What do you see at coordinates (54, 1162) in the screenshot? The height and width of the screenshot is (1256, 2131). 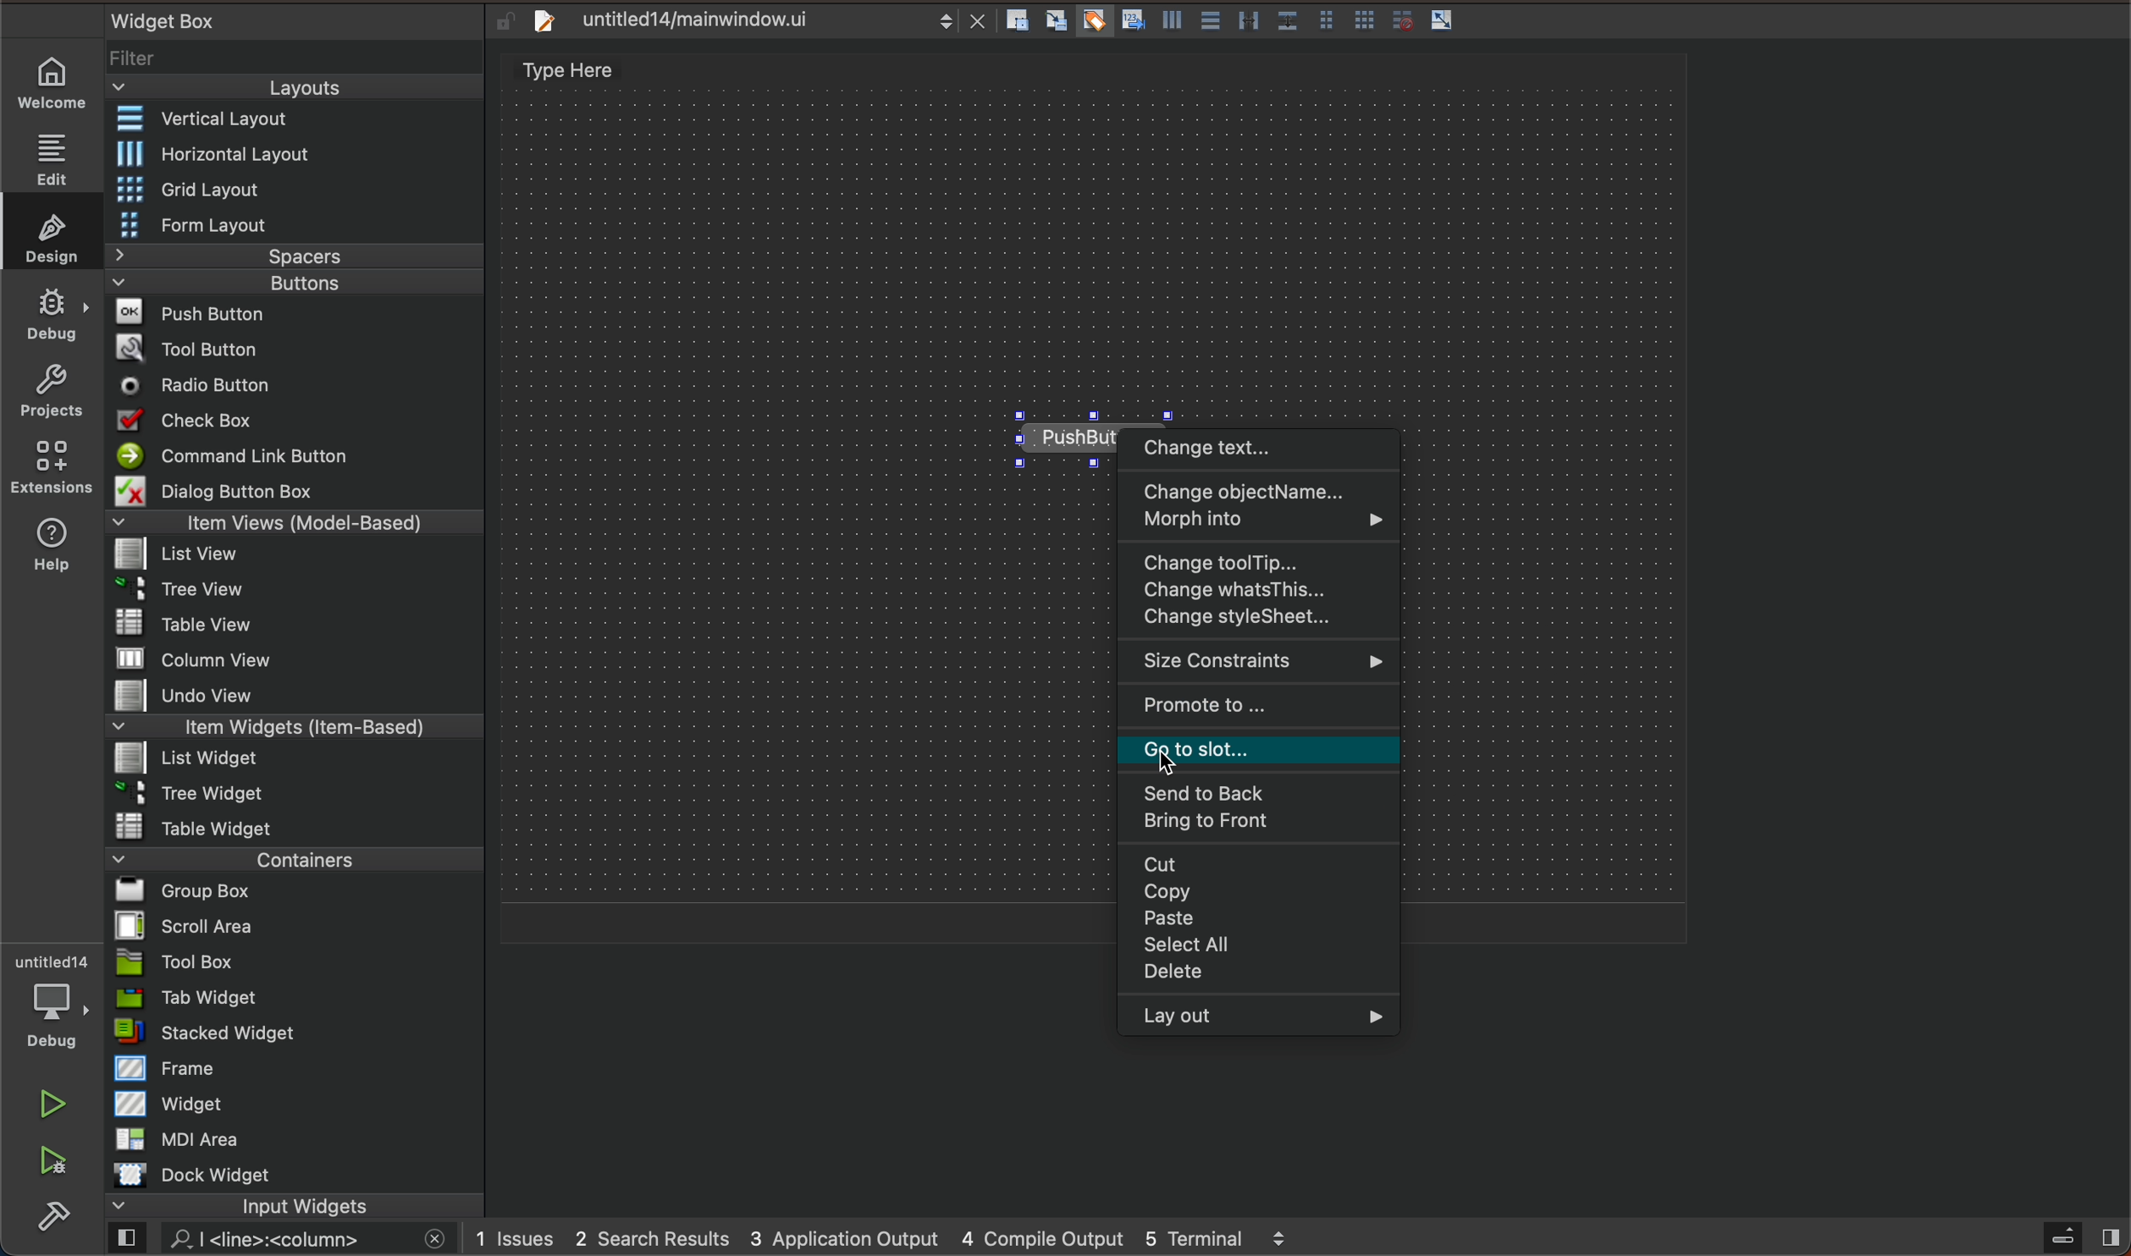 I see `run and debug` at bounding box center [54, 1162].